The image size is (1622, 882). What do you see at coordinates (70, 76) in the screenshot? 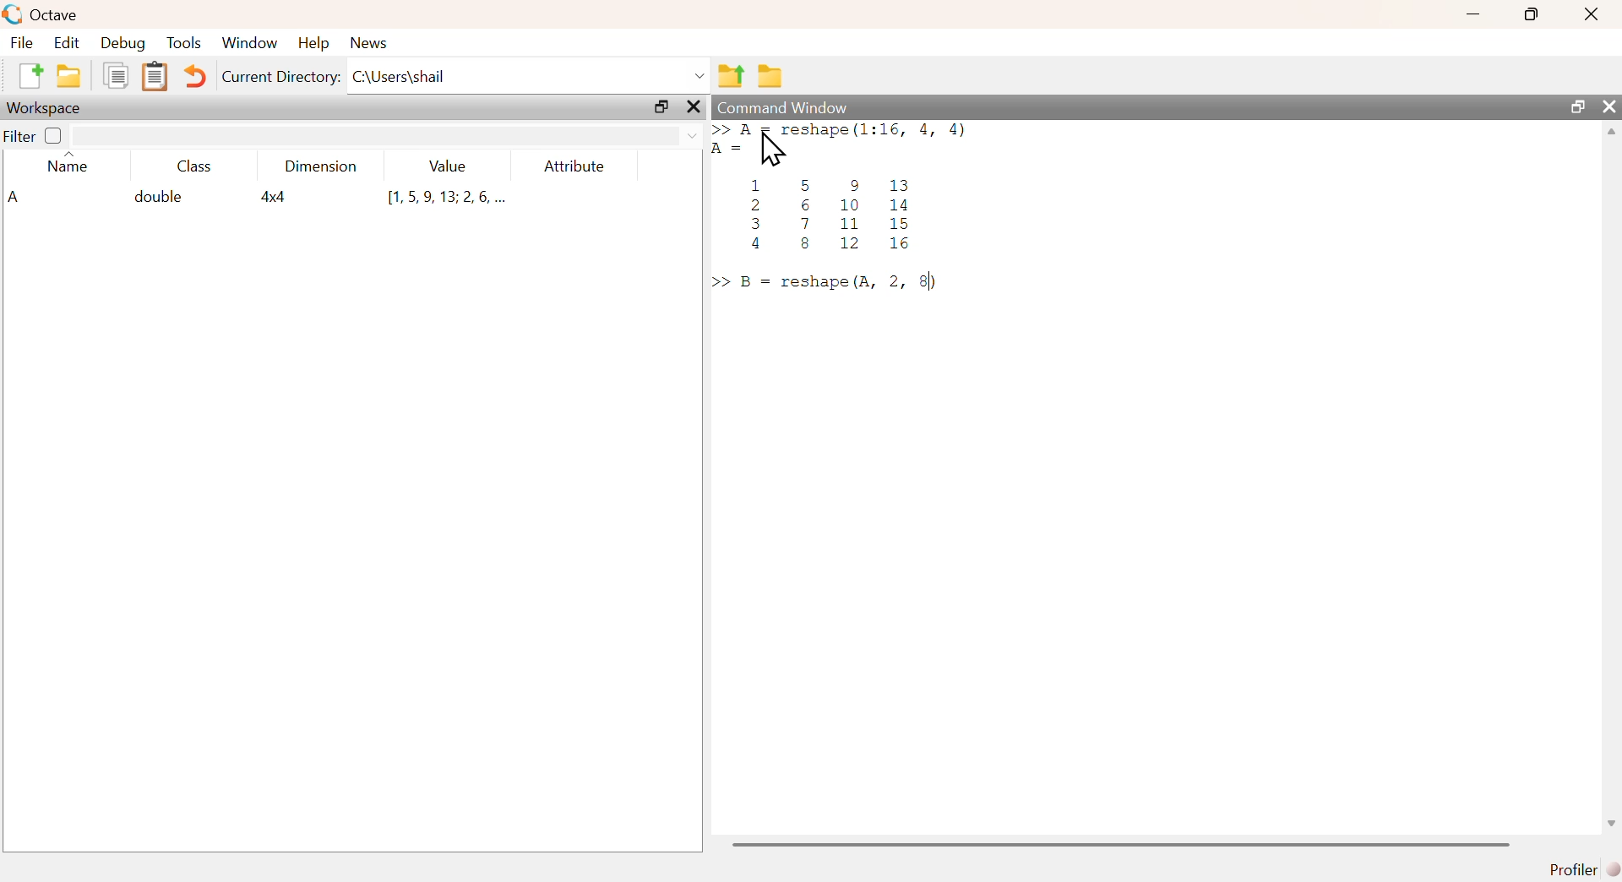
I see `open an existing file in editor` at bounding box center [70, 76].